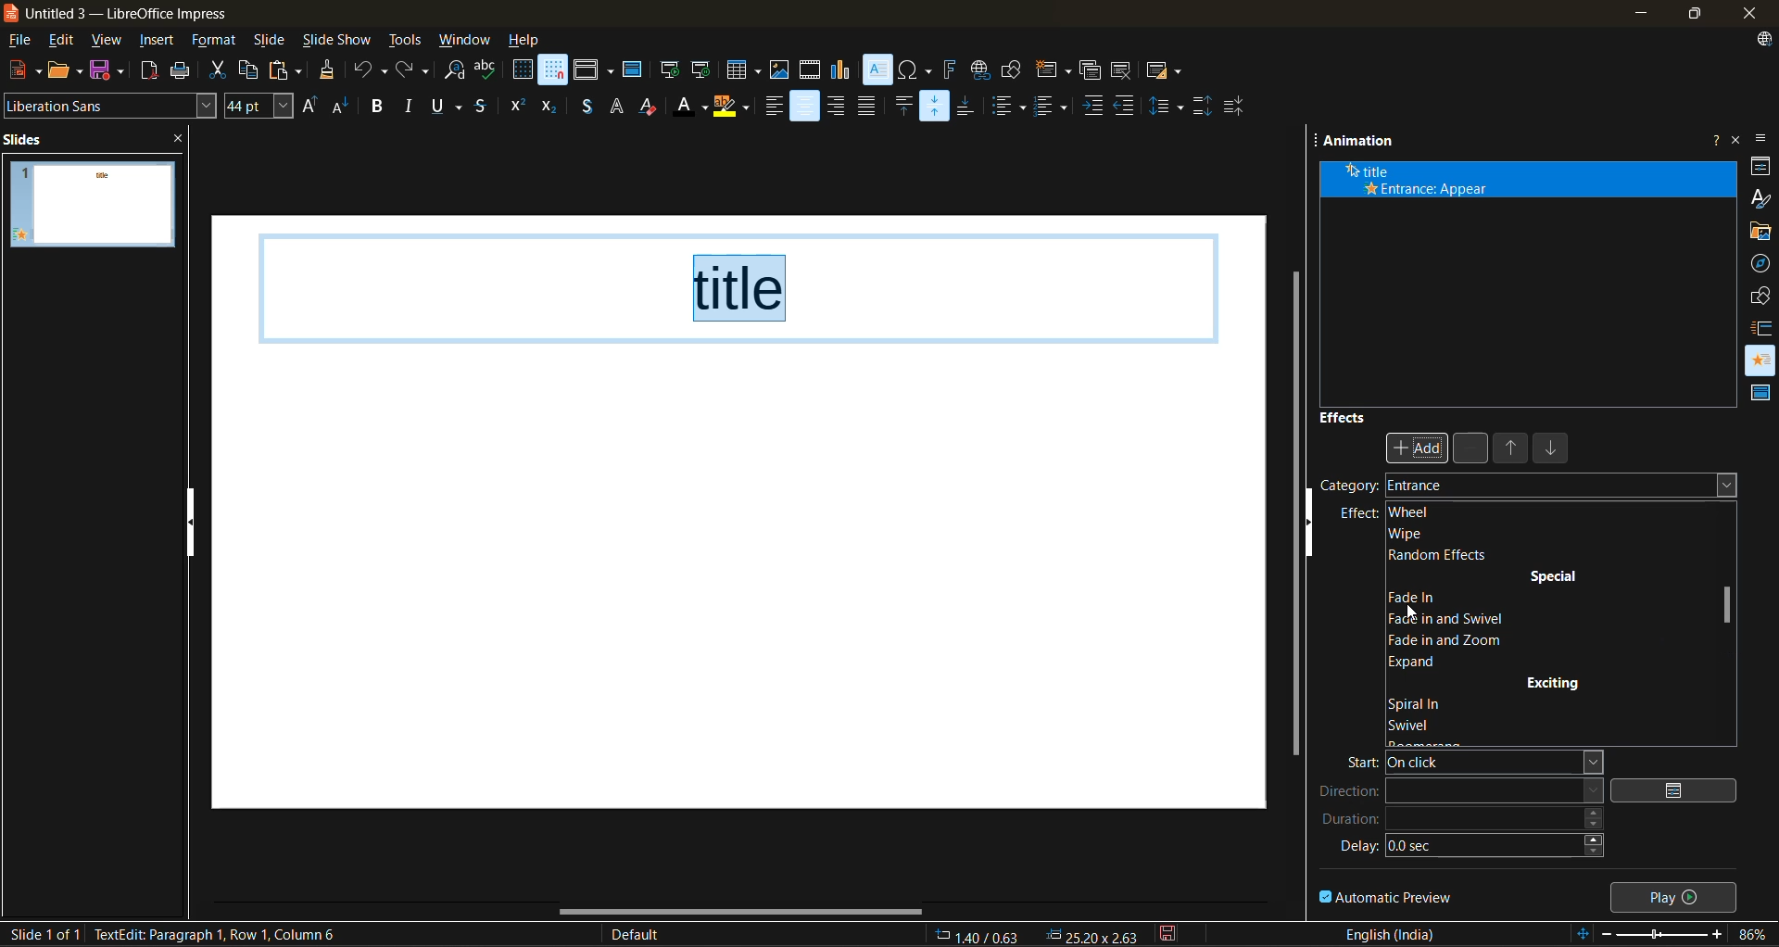 The width and height of the screenshot is (1779, 947). I want to click on swivel, so click(1419, 726).